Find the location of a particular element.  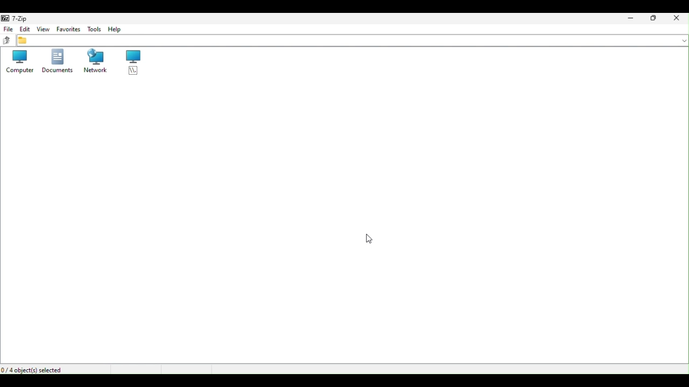

up is located at coordinates (5, 41).